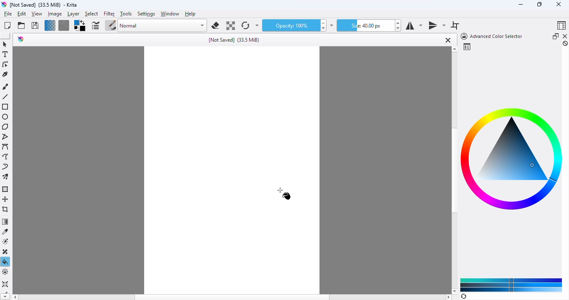  What do you see at coordinates (6, 117) in the screenshot?
I see `ellipse tool` at bounding box center [6, 117].